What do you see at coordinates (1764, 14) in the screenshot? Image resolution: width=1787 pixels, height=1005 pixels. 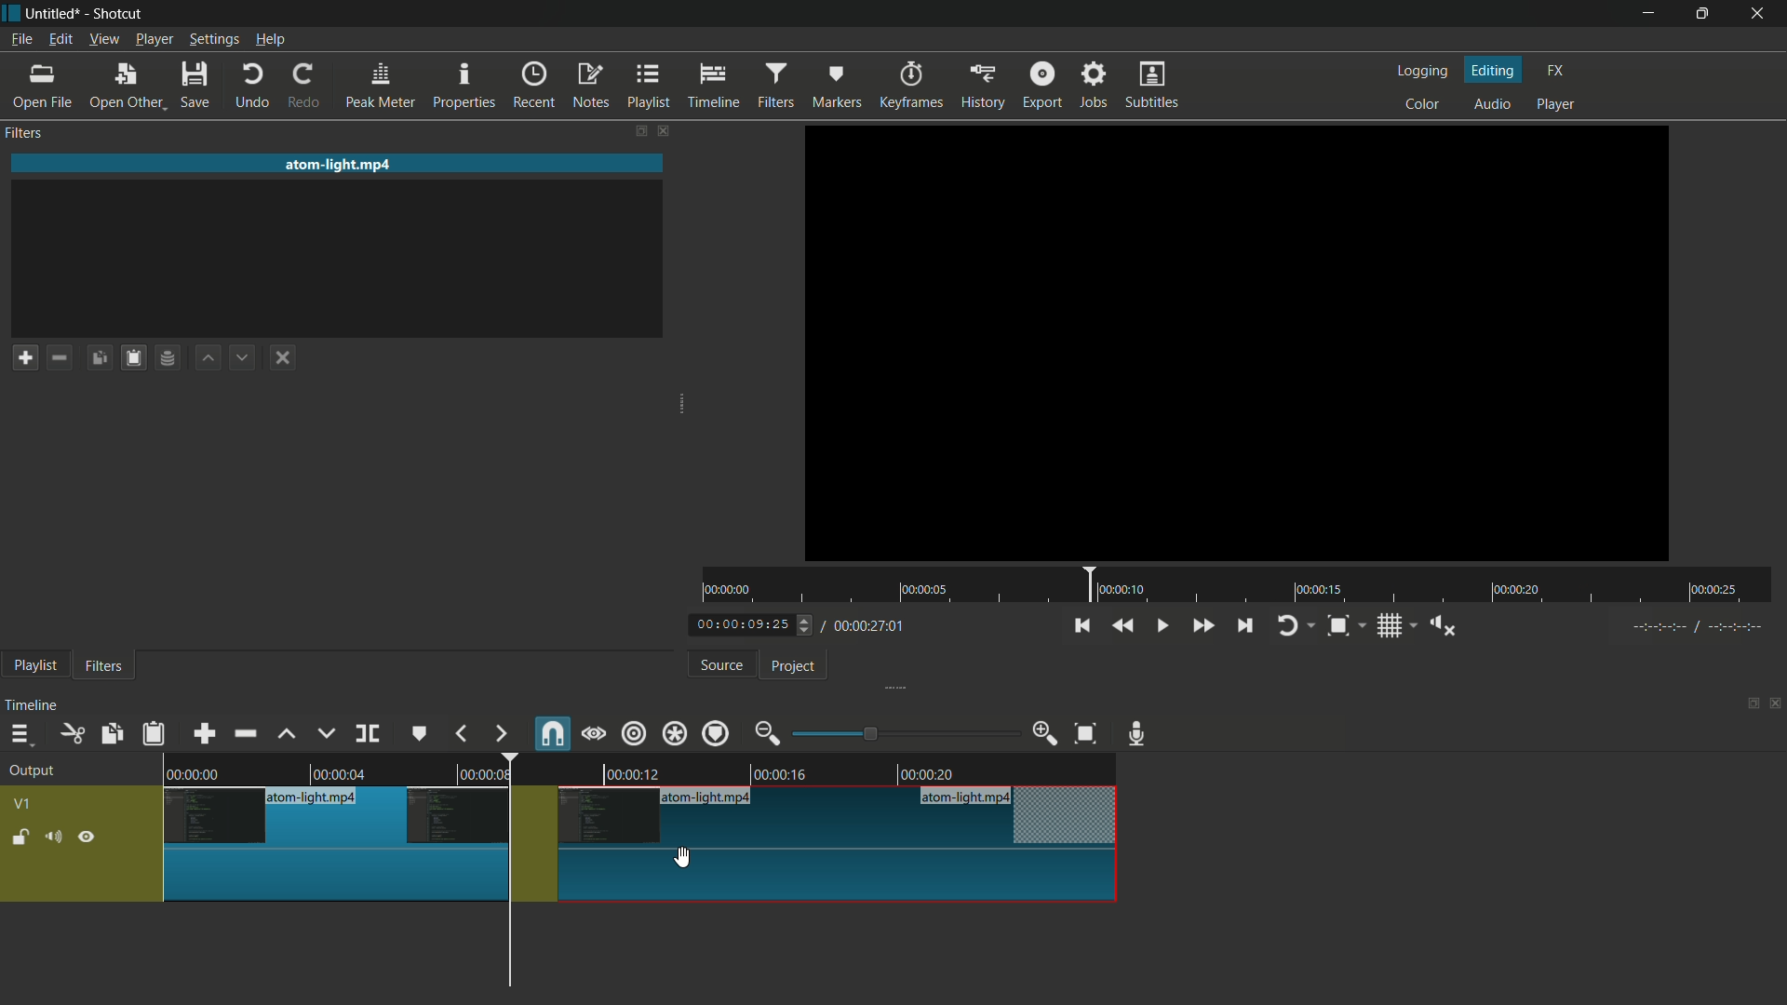 I see `close app` at bounding box center [1764, 14].